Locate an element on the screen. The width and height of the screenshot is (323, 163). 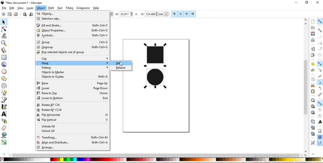
rotate 90 CW is located at coordinates (71, 105).